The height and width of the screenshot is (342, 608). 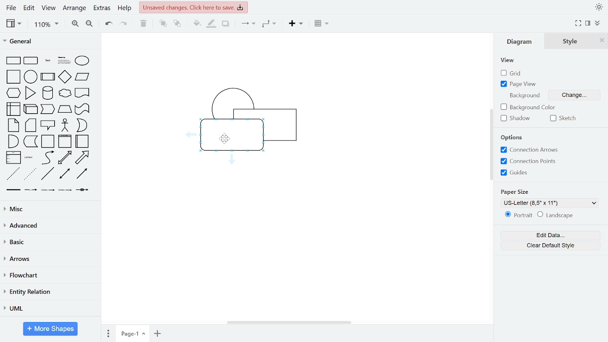 What do you see at coordinates (65, 125) in the screenshot?
I see `actor` at bounding box center [65, 125].